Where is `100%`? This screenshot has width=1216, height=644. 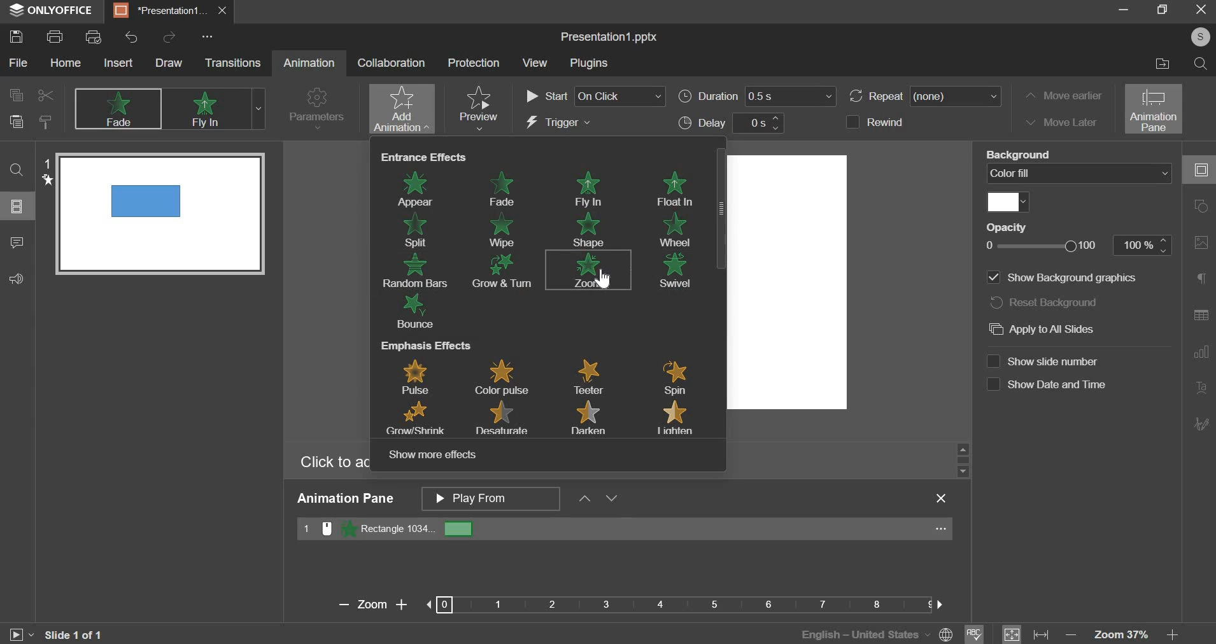
100% is located at coordinates (1140, 245).